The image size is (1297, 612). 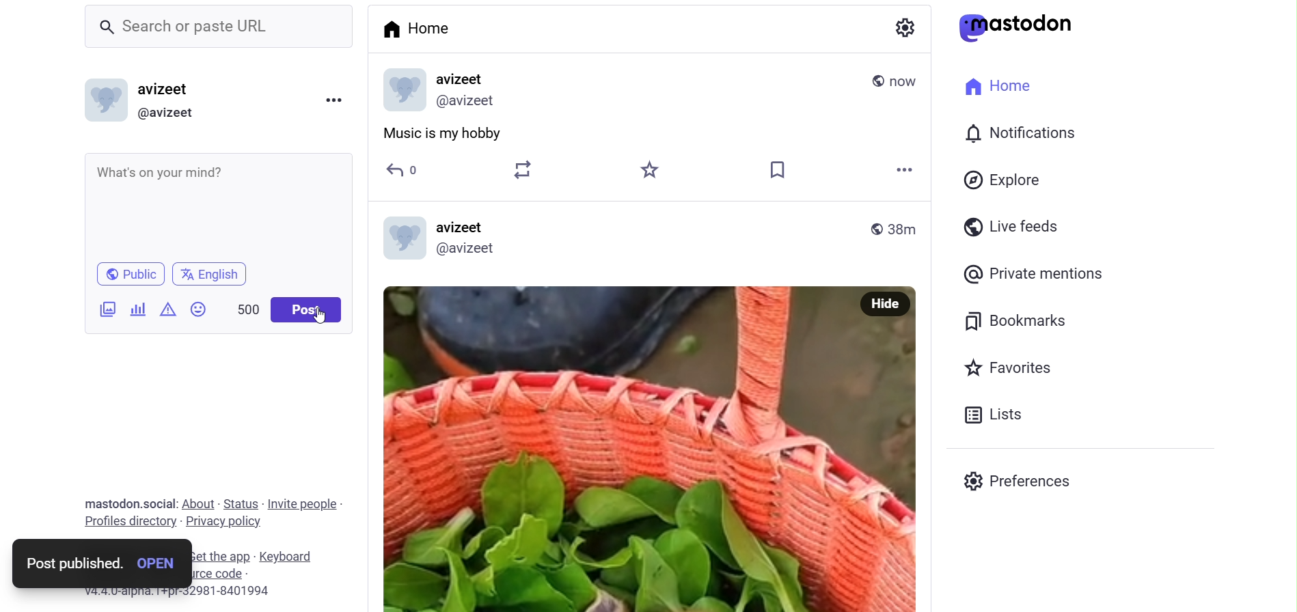 What do you see at coordinates (474, 252) in the screenshot?
I see `@avizeet` at bounding box center [474, 252].